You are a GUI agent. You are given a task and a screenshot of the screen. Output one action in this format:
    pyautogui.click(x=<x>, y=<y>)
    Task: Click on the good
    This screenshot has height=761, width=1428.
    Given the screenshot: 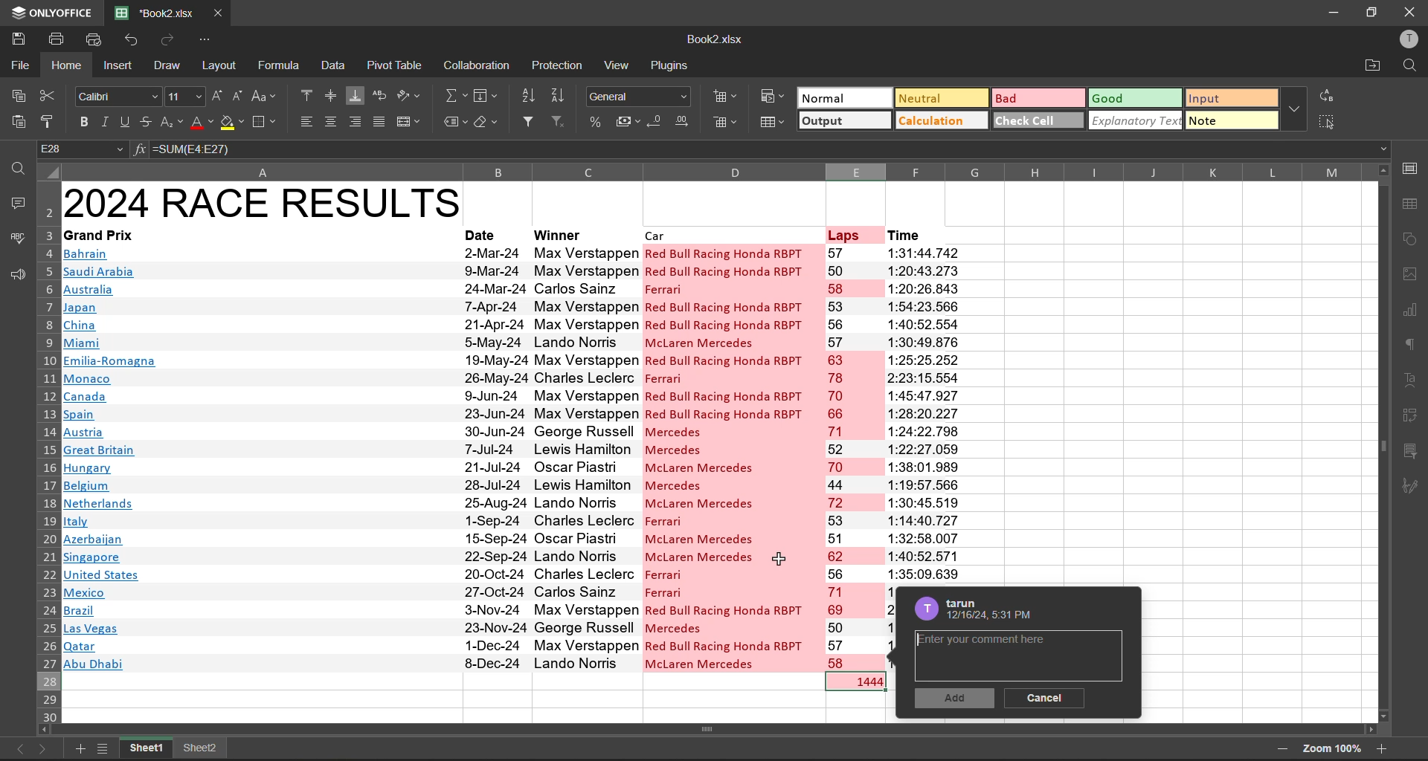 What is the action you would take?
    pyautogui.click(x=1133, y=97)
    